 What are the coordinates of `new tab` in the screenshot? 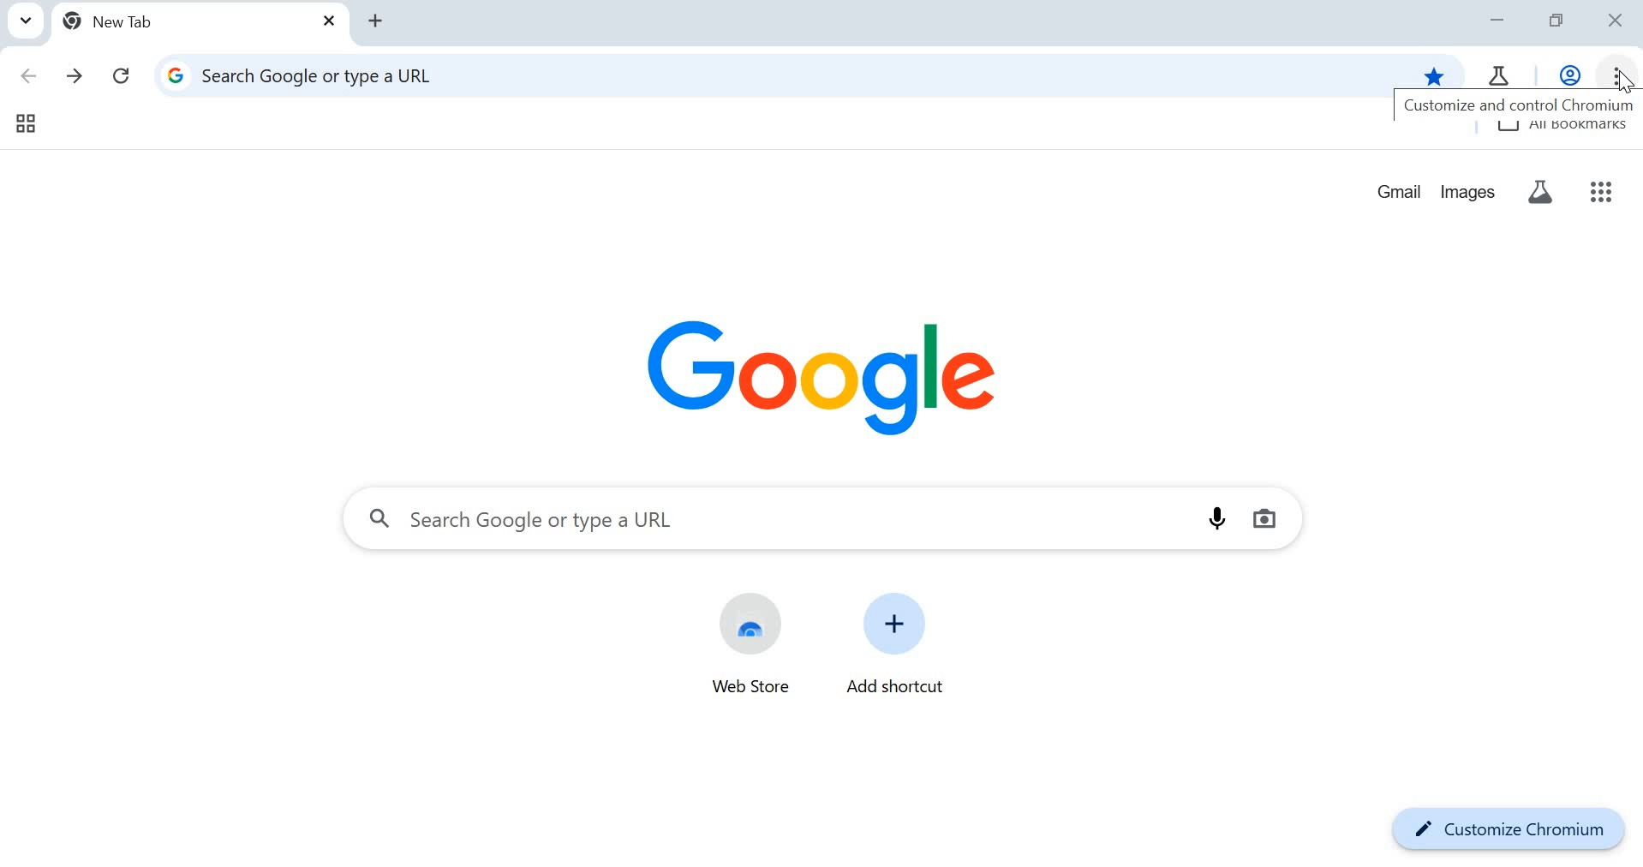 It's located at (195, 19).